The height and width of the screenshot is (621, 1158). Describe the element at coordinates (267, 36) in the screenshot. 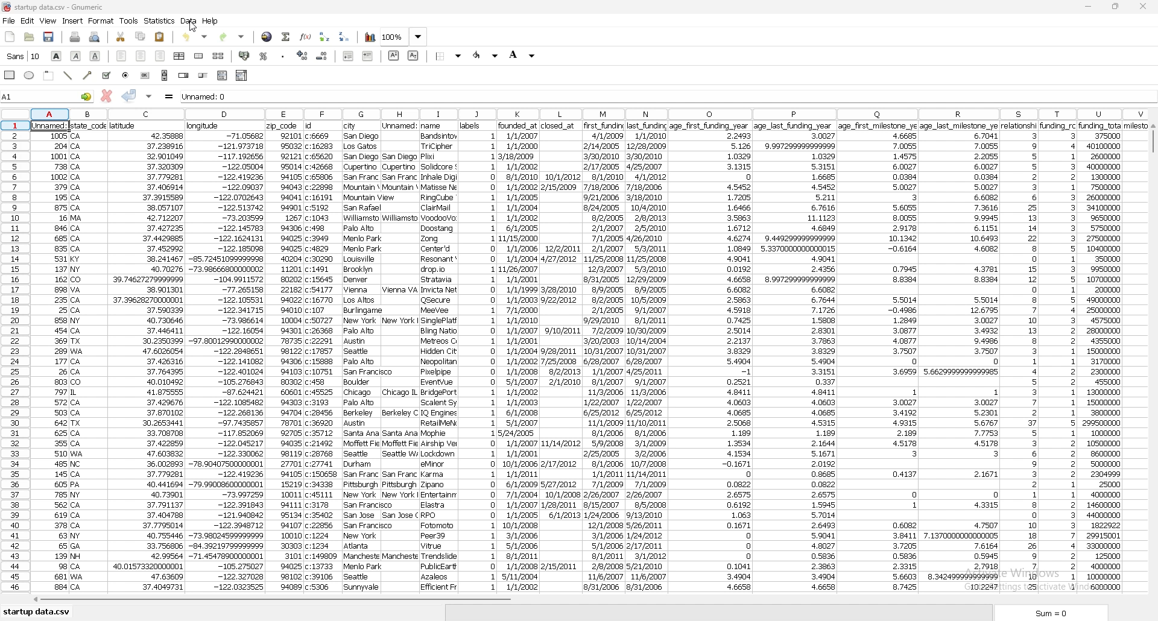

I see `hyperlink` at that location.